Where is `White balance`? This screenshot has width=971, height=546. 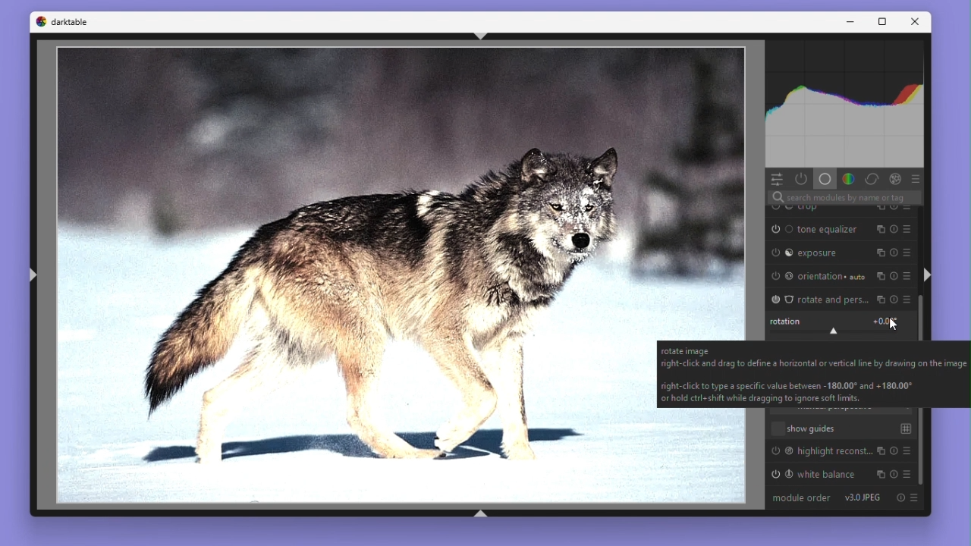
White balance is located at coordinates (841, 475).